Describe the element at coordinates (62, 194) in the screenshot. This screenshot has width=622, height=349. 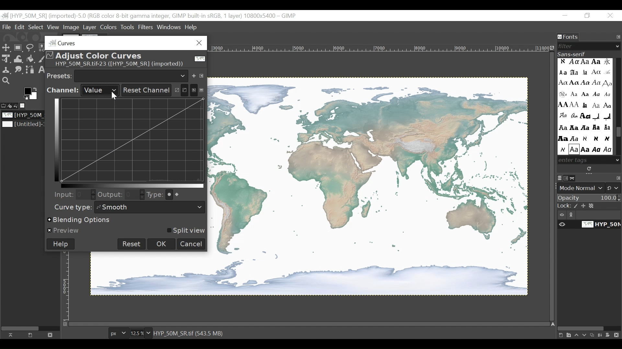
I see `Input` at that location.